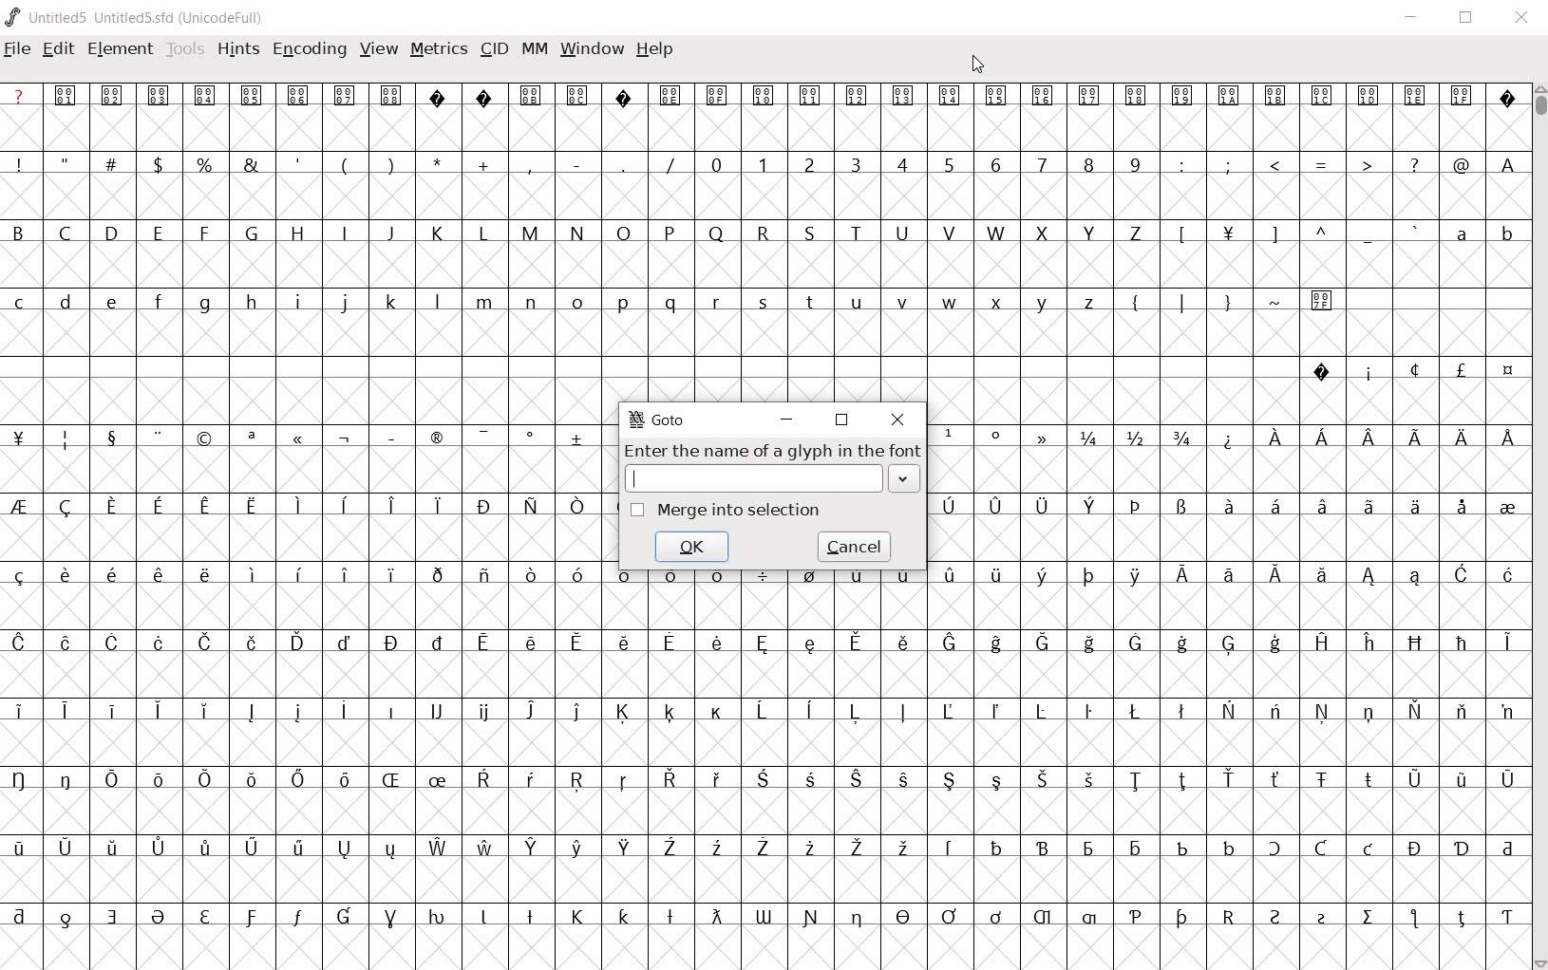  Describe the element at coordinates (577, 436) in the screenshot. I see `Symbol` at that location.